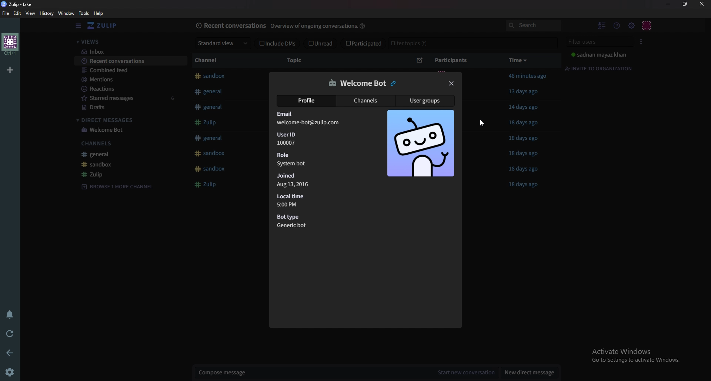  What do you see at coordinates (128, 71) in the screenshot?
I see `Combined feed` at bounding box center [128, 71].